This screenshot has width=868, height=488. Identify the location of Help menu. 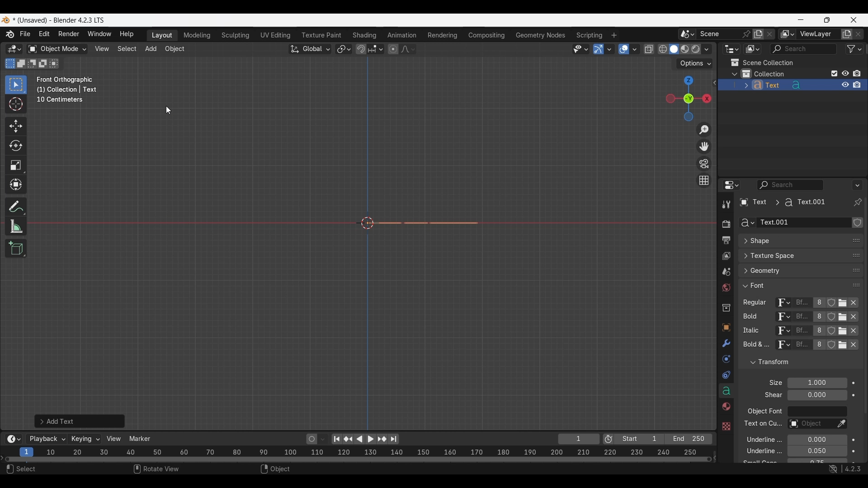
(126, 34).